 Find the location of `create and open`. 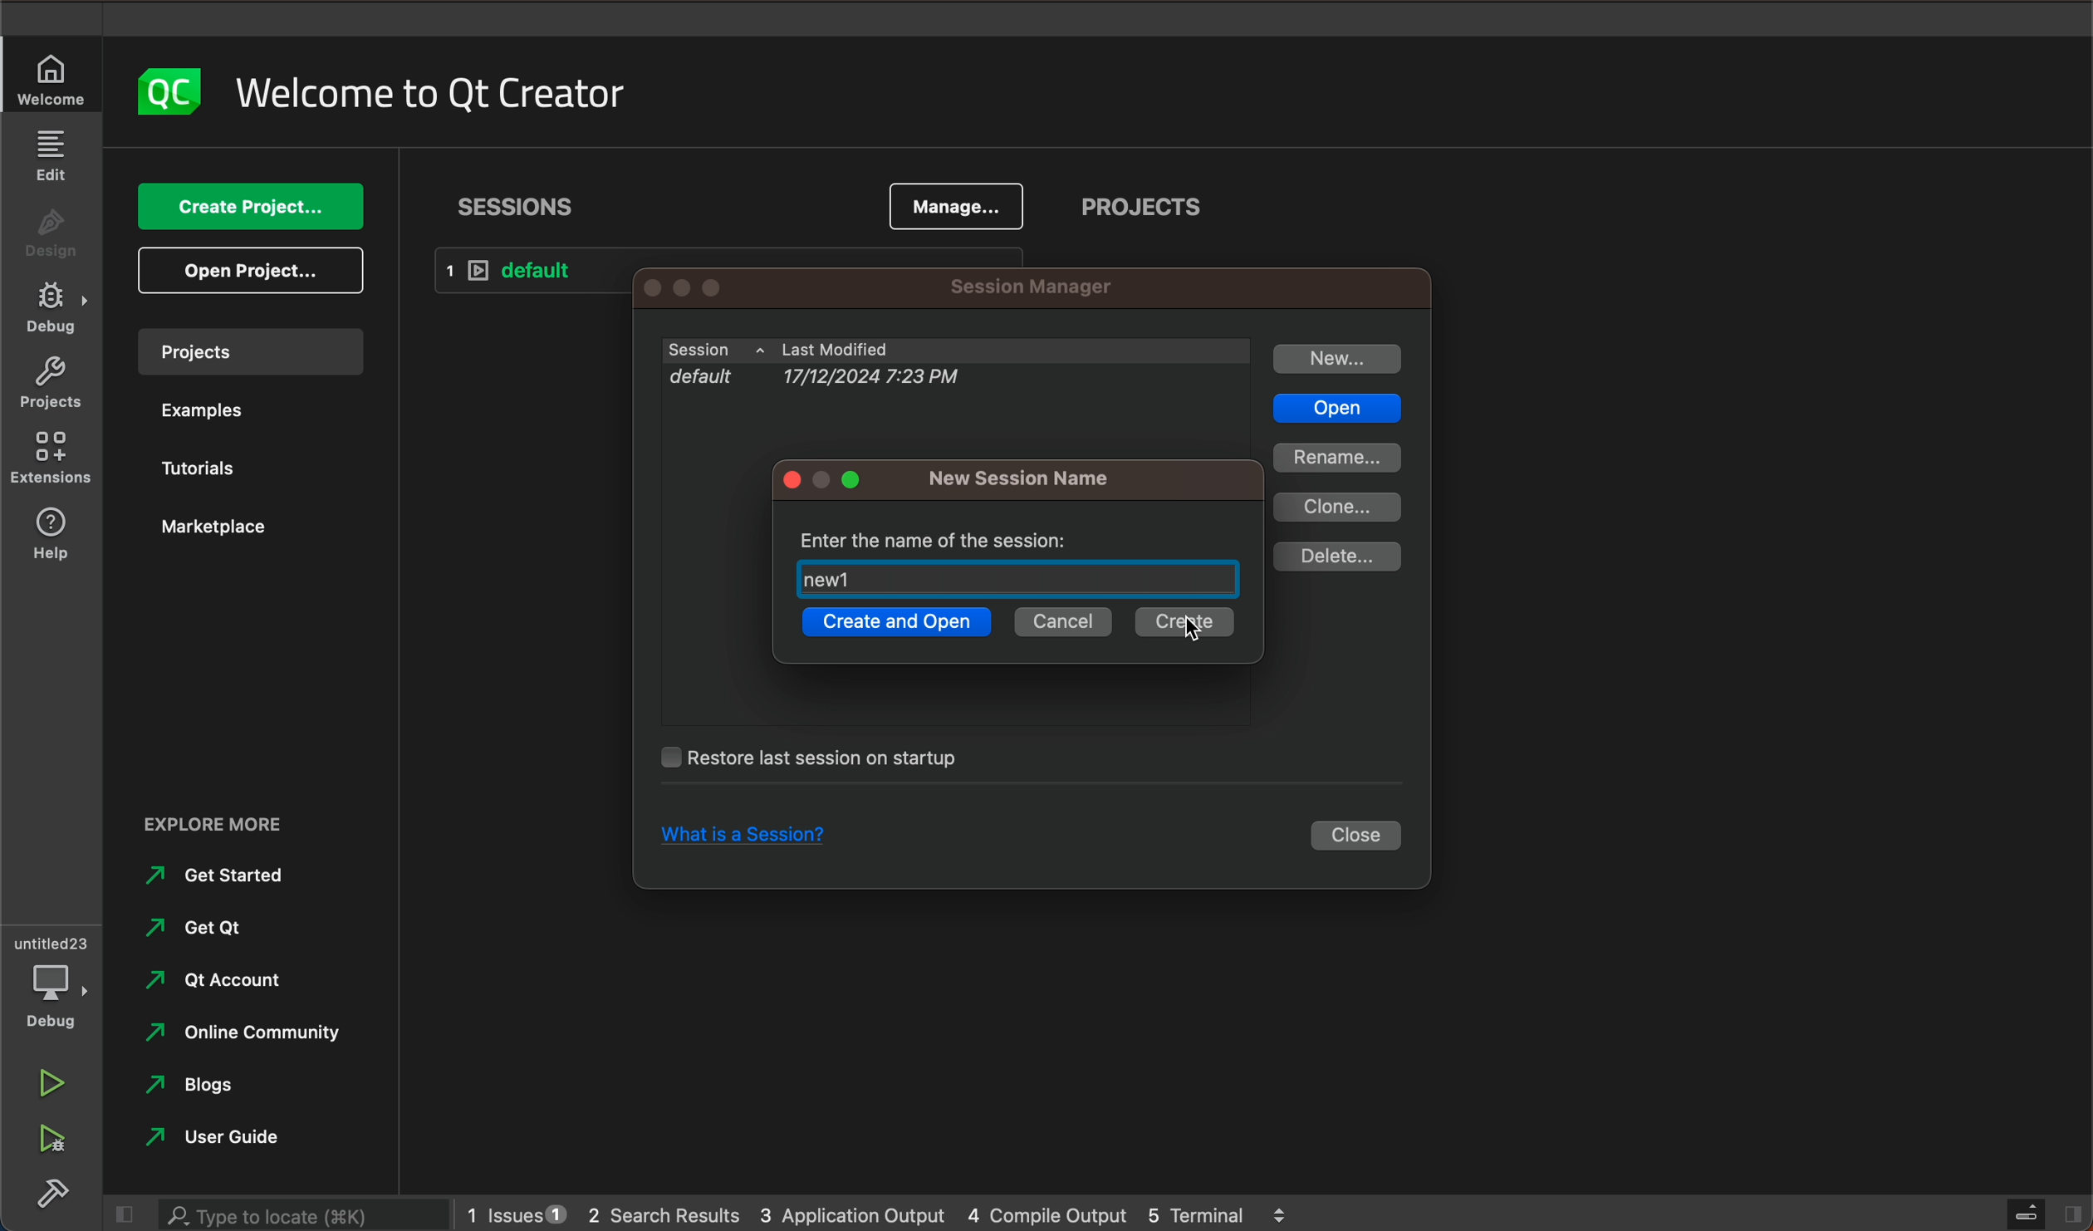

create and open is located at coordinates (893, 625).